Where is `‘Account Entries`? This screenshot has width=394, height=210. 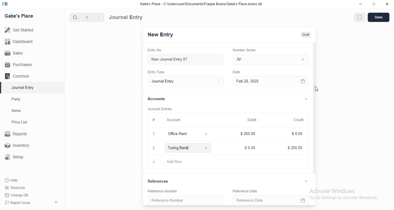
‘Account Entries is located at coordinates (160, 109).